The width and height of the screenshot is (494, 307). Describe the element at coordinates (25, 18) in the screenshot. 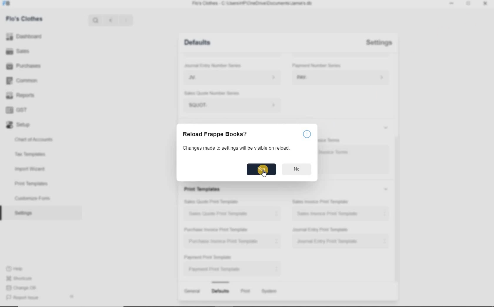

I see `Flo's Clothes` at that location.